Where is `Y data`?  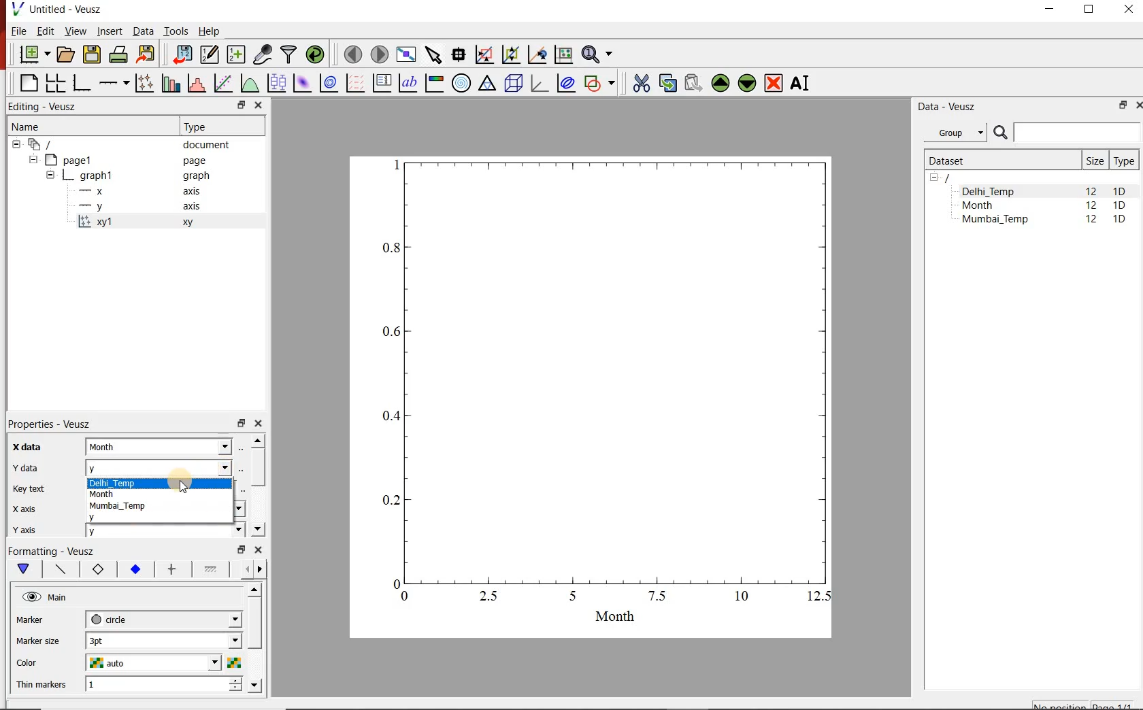
Y data is located at coordinates (24, 467).